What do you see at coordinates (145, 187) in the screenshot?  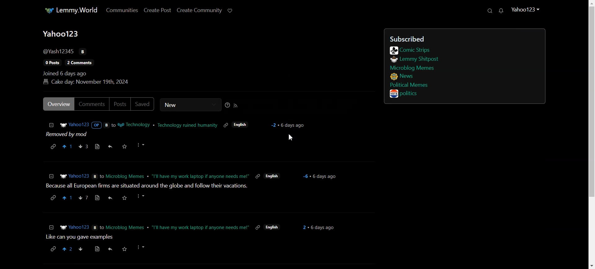 I see `Because all European firms are situated around the globe and follow their vacations.` at bounding box center [145, 187].